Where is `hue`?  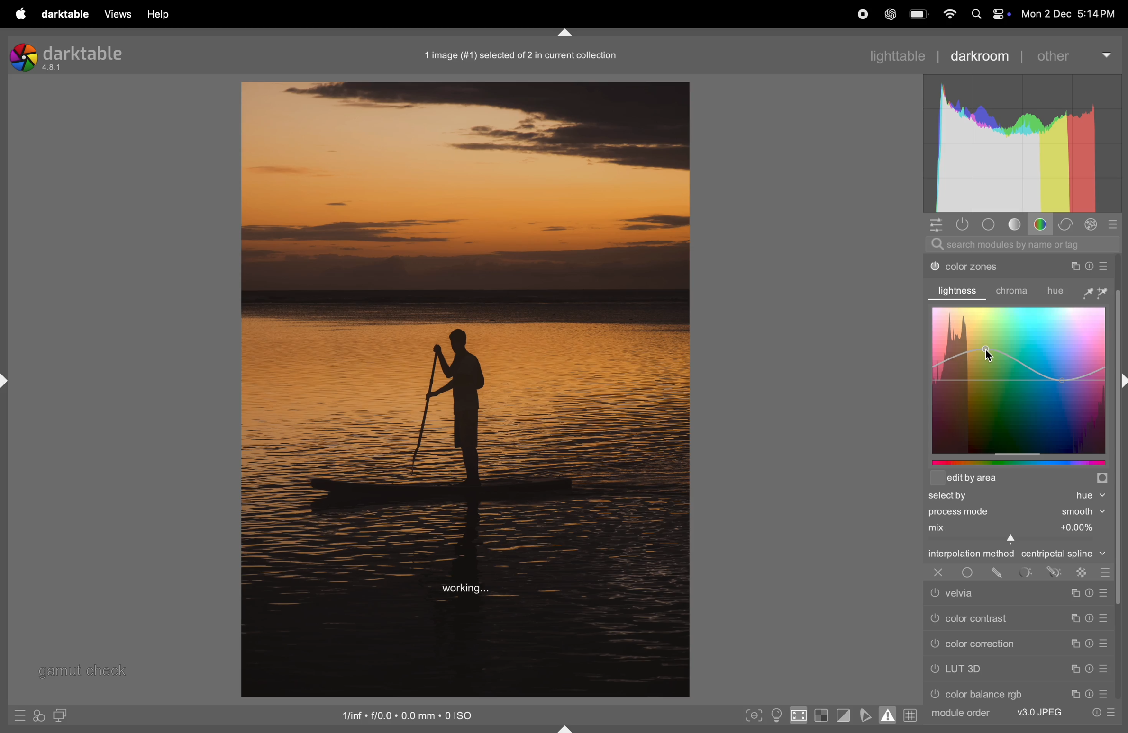
hue is located at coordinates (1077, 291).